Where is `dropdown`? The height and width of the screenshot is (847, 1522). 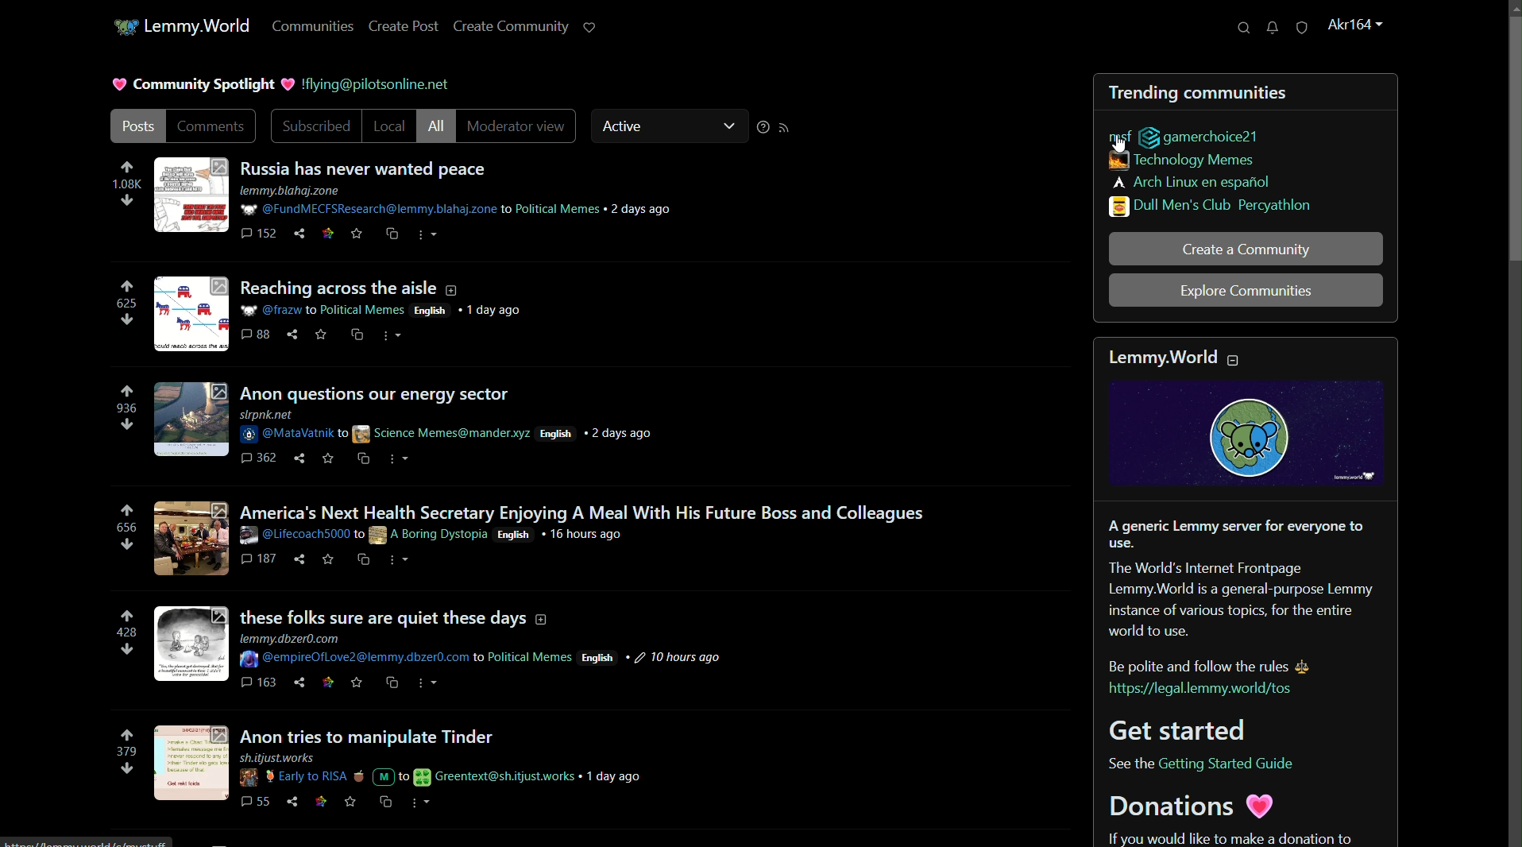 dropdown is located at coordinates (728, 127).